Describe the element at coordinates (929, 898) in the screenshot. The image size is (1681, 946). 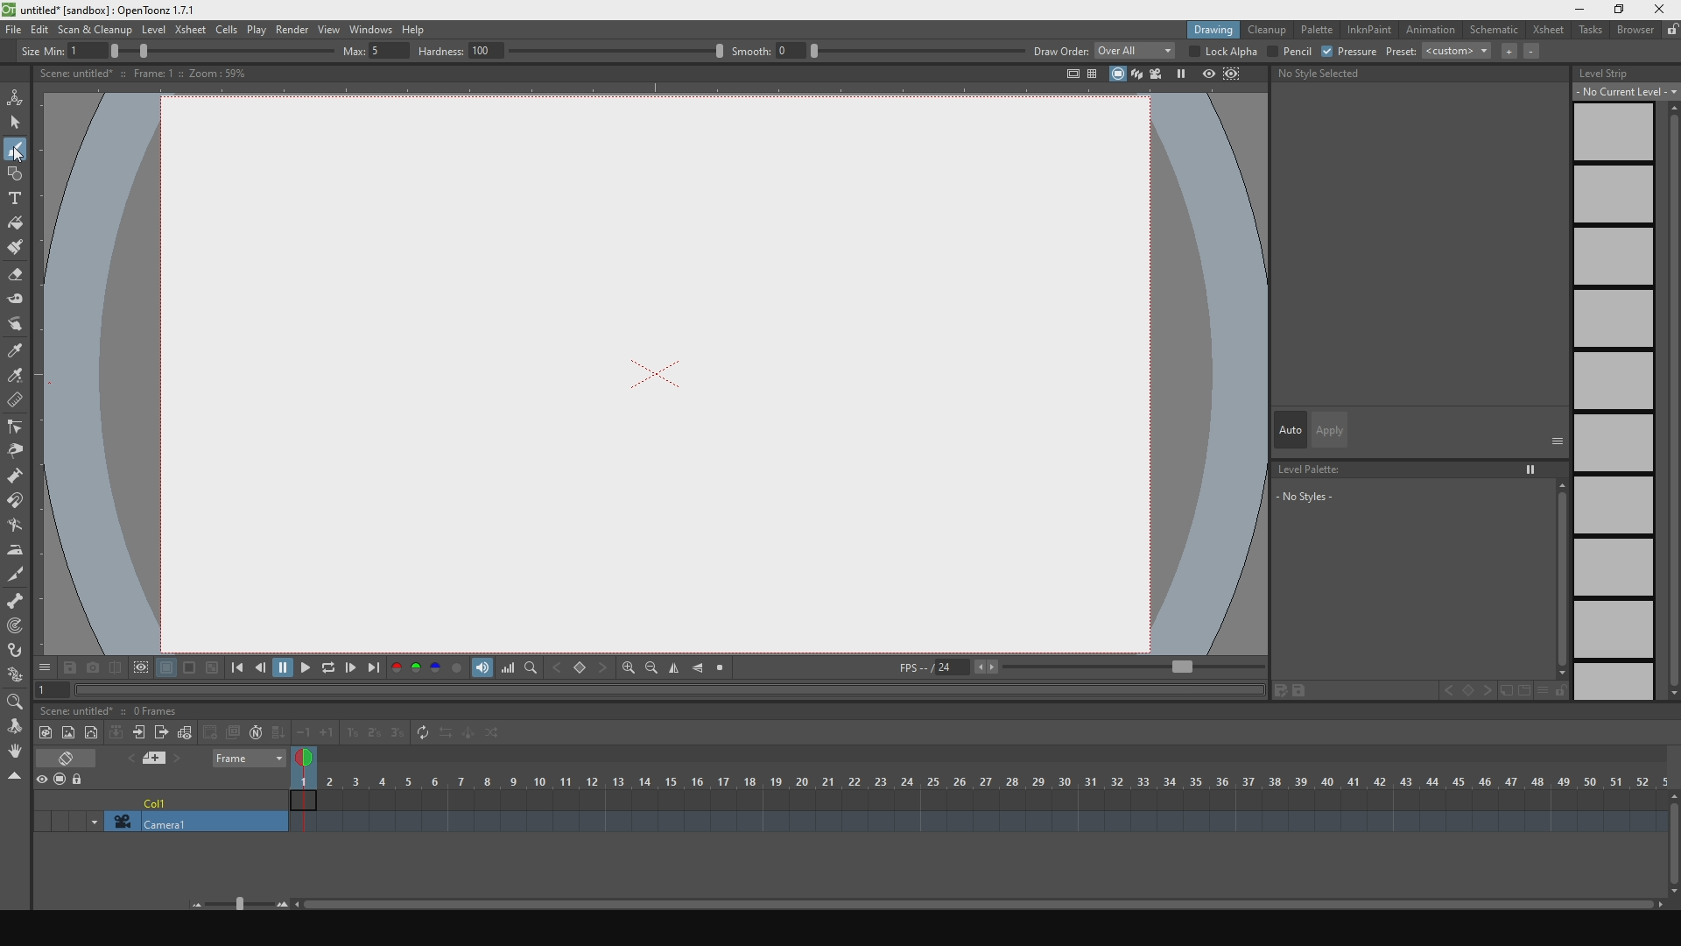
I see `horizontal slider` at that location.